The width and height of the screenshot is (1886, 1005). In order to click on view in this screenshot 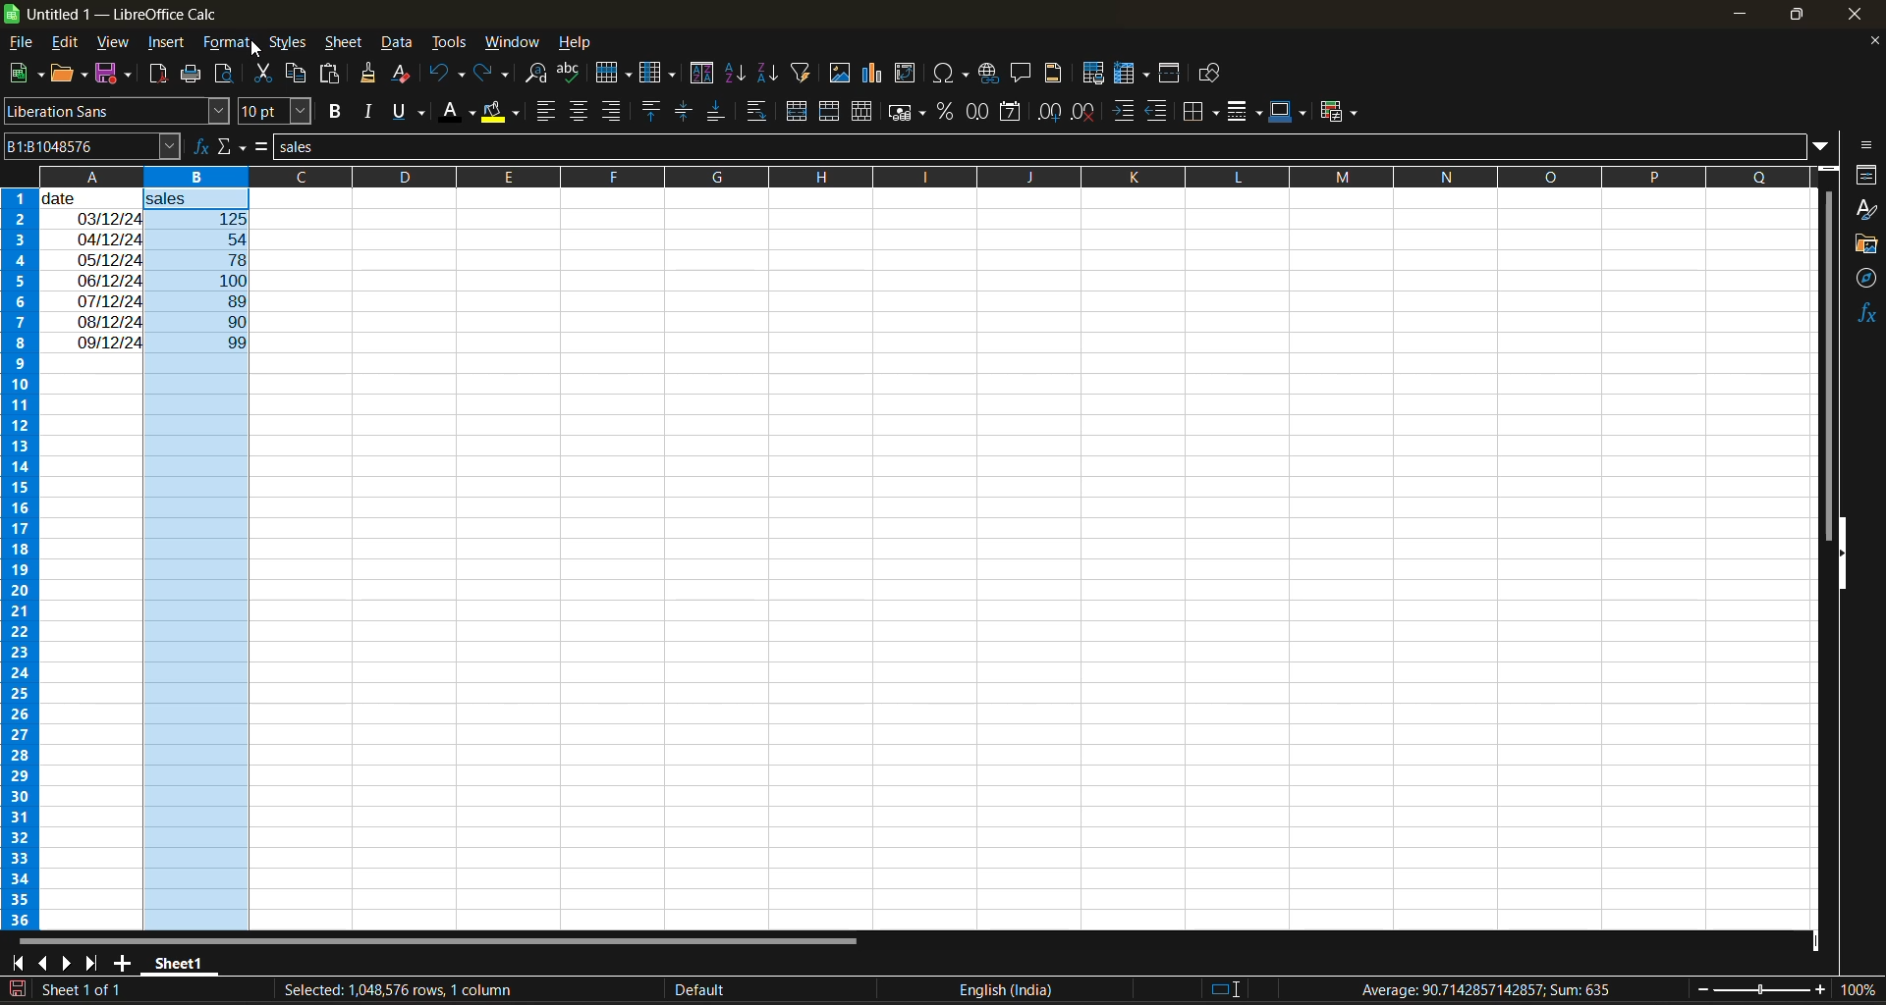, I will do `click(115, 39)`.